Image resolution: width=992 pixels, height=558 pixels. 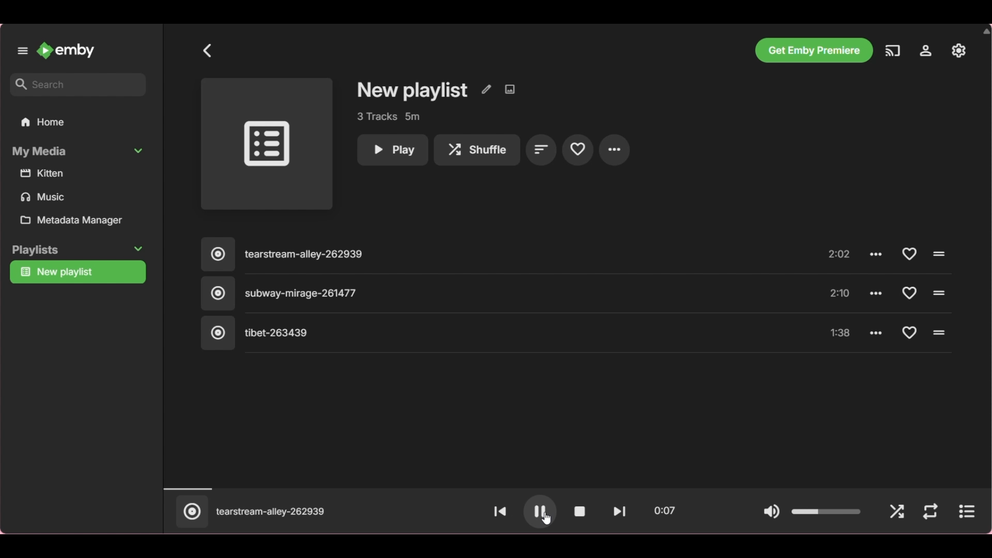 What do you see at coordinates (893, 51) in the screenshot?
I see `Play on another device` at bounding box center [893, 51].